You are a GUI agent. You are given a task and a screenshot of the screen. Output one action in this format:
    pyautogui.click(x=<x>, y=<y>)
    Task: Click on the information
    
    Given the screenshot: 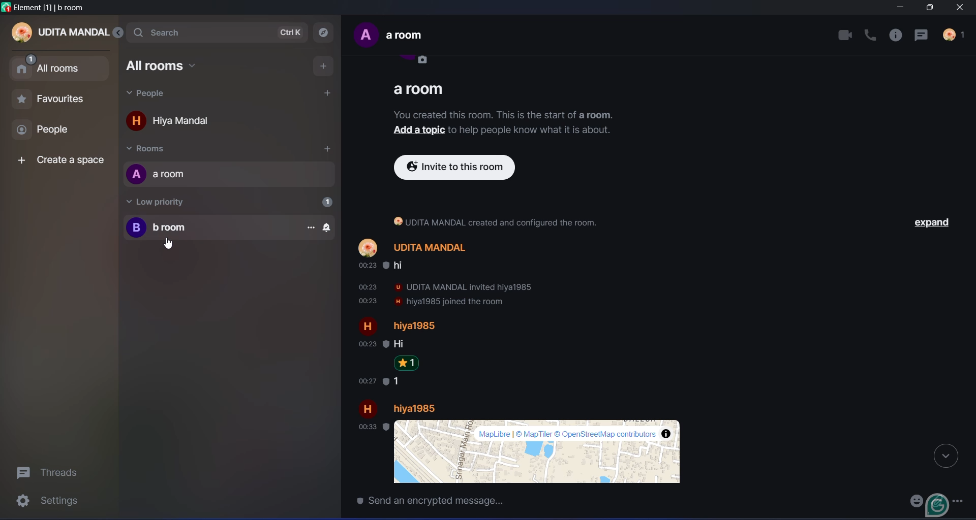 What is the action you would take?
    pyautogui.click(x=897, y=36)
    